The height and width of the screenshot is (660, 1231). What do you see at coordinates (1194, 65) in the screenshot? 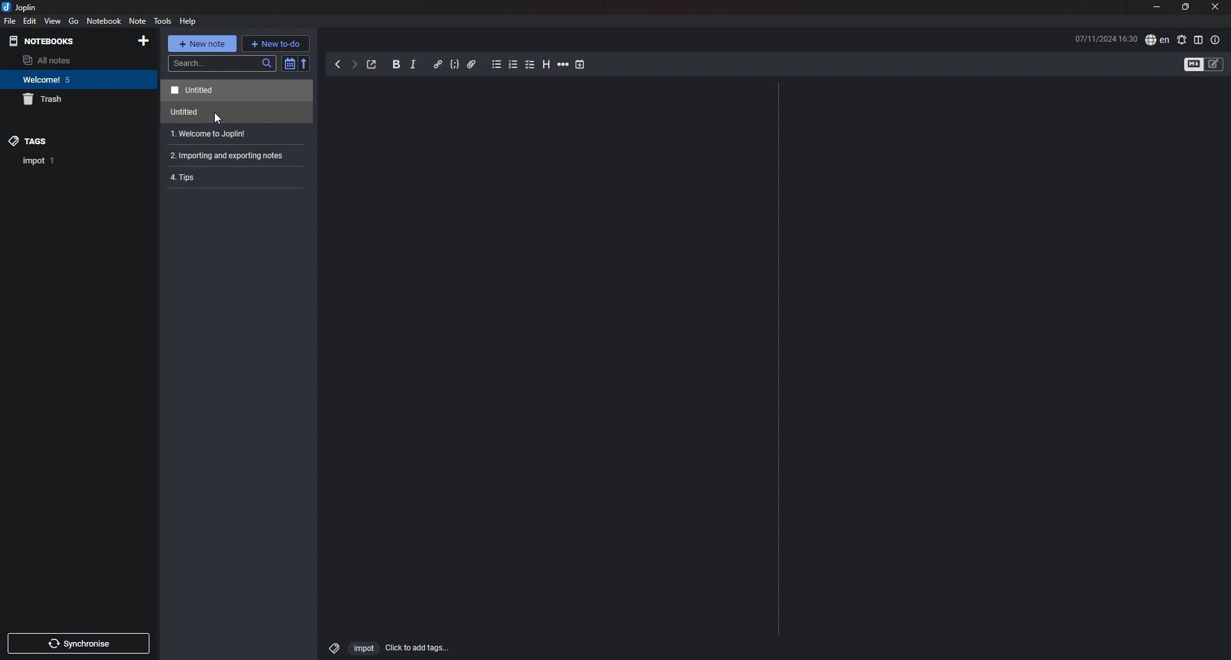
I see `toggle editors` at bounding box center [1194, 65].